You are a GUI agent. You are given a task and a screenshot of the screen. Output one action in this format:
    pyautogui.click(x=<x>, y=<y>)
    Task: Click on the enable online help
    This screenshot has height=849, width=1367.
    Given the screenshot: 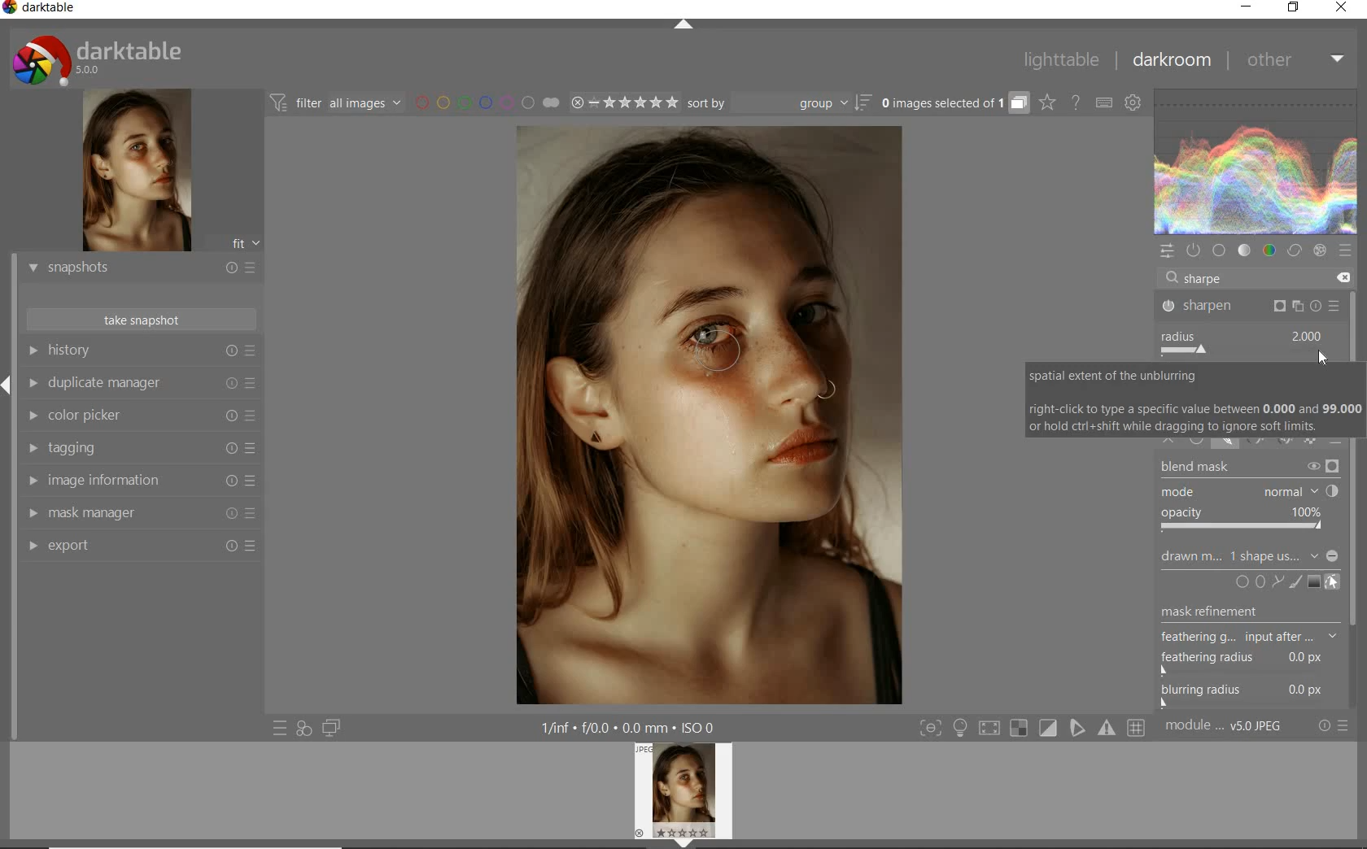 What is the action you would take?
    pyautogui.click(x=1077, y=103)
    